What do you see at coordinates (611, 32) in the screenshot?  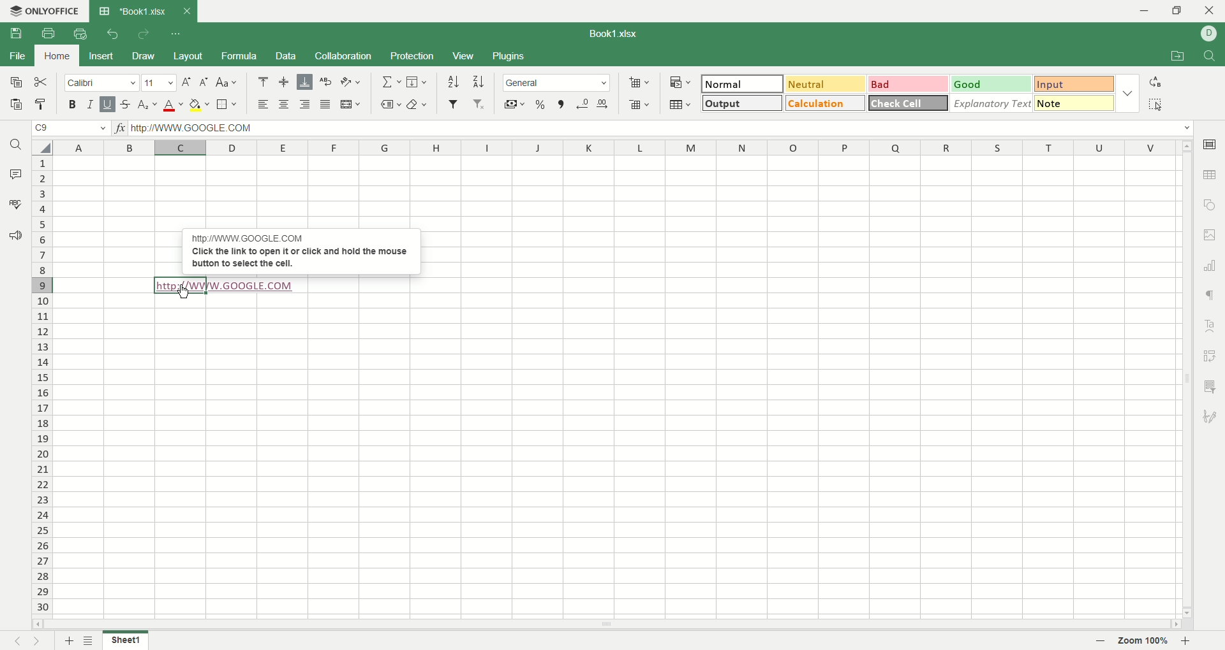 I see `book name` at bounding box center [611, 32].